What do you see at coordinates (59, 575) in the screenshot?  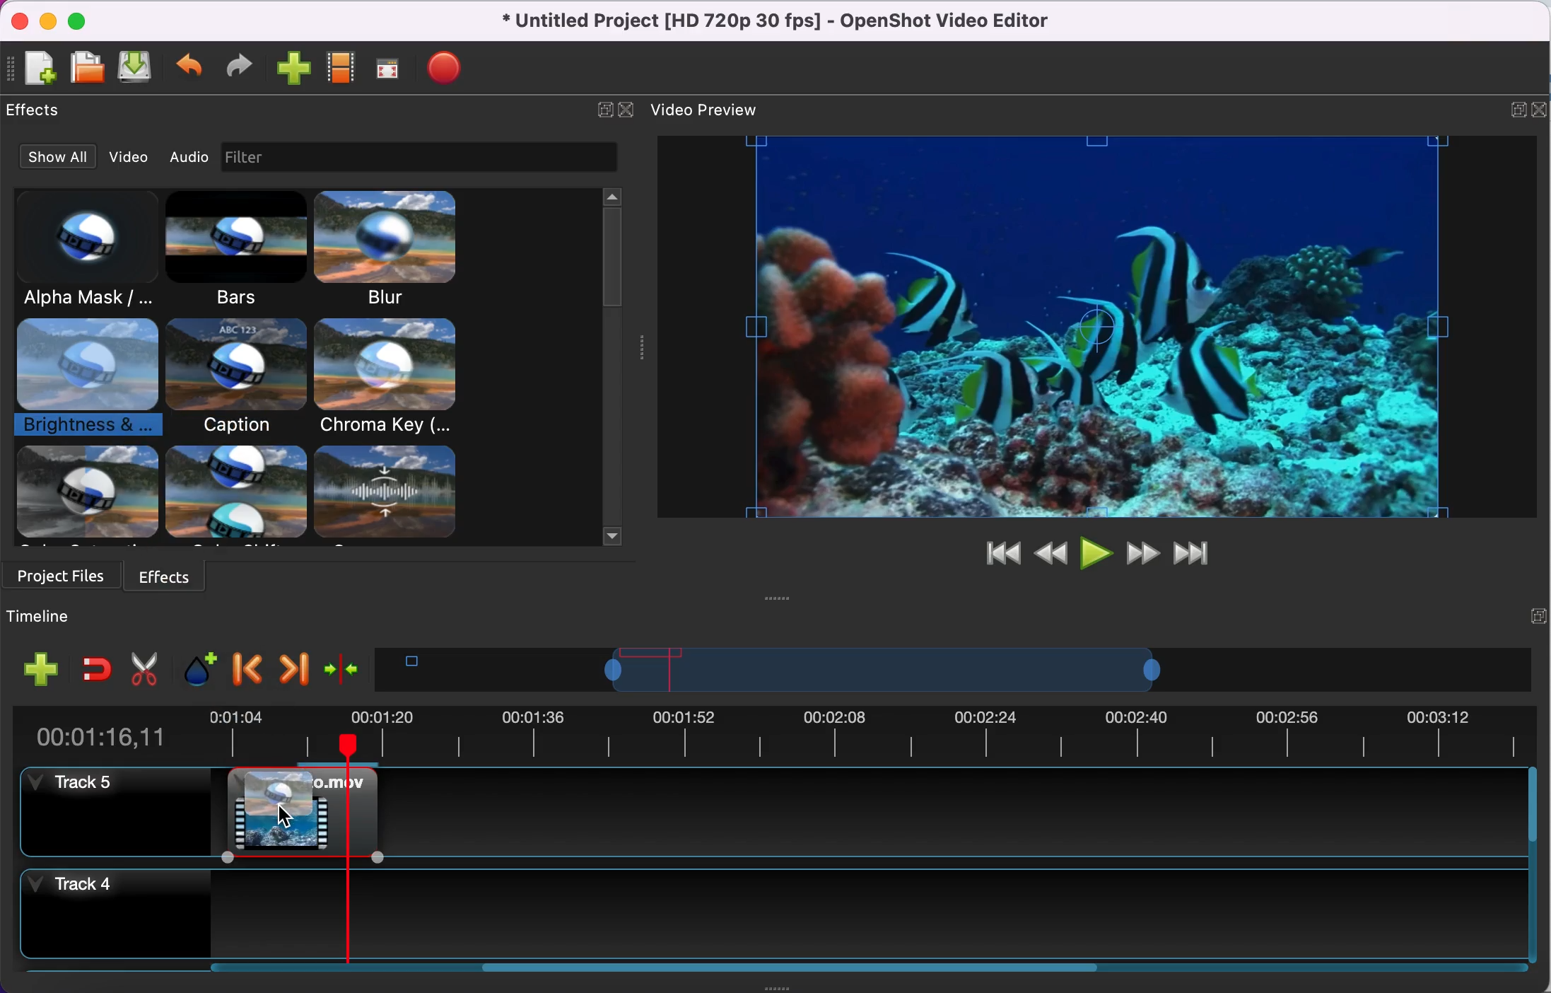 I see `project files` at bounding box center [59, 575].